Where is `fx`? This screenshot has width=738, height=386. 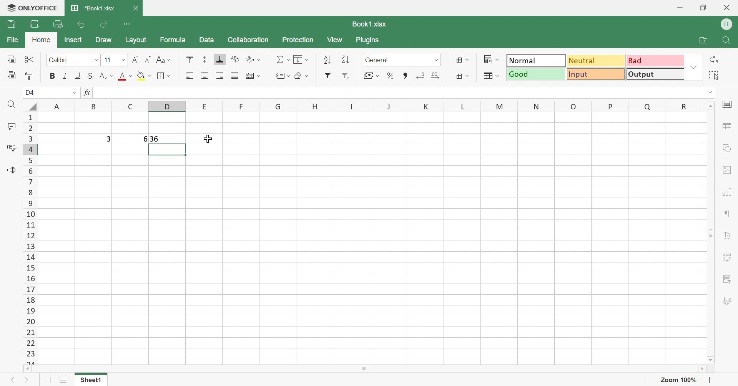 fx is located at coordinates (89, 93).